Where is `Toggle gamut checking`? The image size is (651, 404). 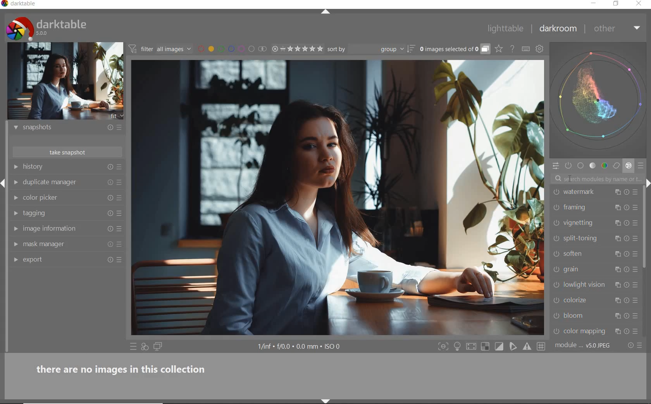
Toggle gamut checking is located at coordinates (527, 347).